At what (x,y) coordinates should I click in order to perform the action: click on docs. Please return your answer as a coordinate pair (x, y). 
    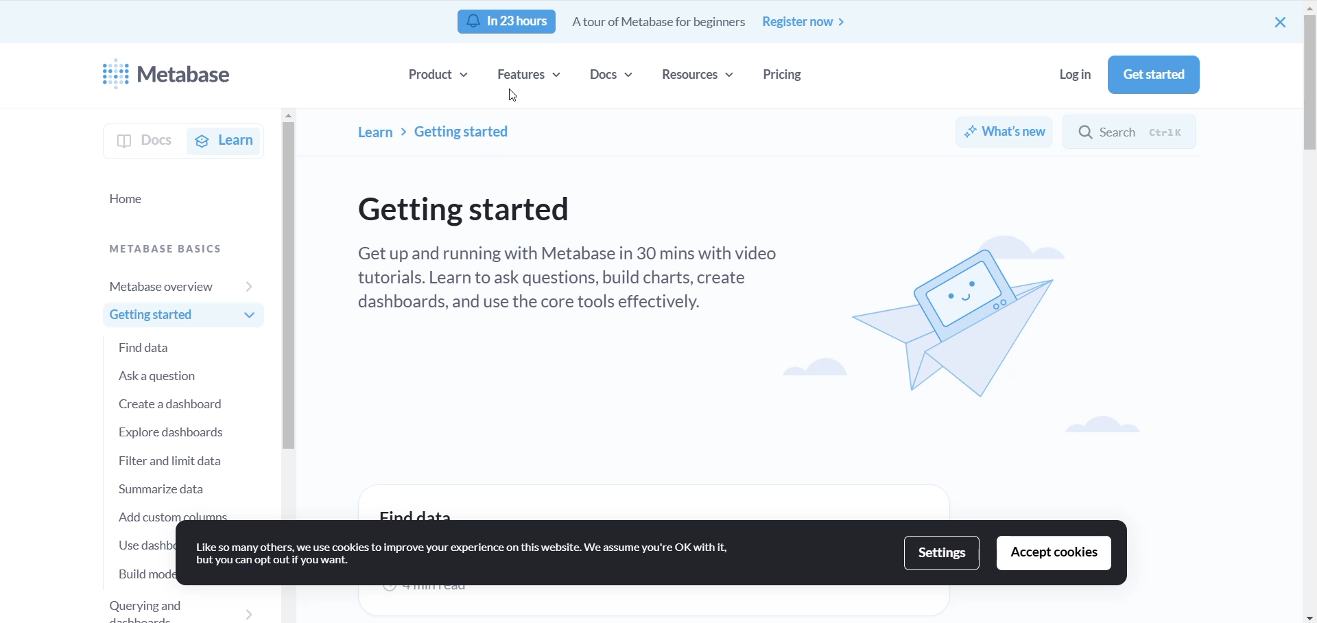
    Looking at the image, I should click on (133, 140).